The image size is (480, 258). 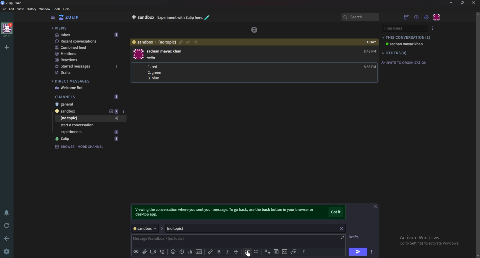 I want to click on Home view, so click(x=72, y=17).